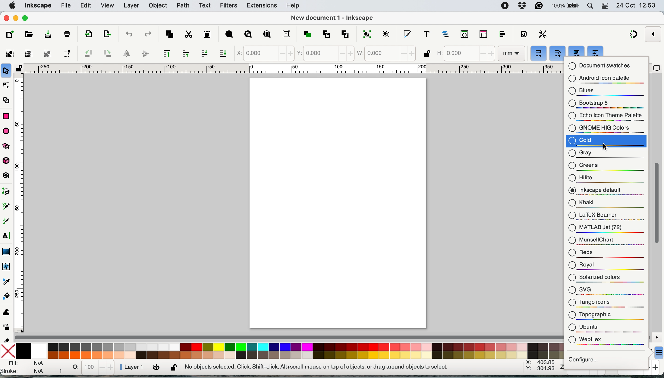 The image size is (664, 378). Describe the element at coordinates (293, 6) in the screenshot. I see `help` at that location.